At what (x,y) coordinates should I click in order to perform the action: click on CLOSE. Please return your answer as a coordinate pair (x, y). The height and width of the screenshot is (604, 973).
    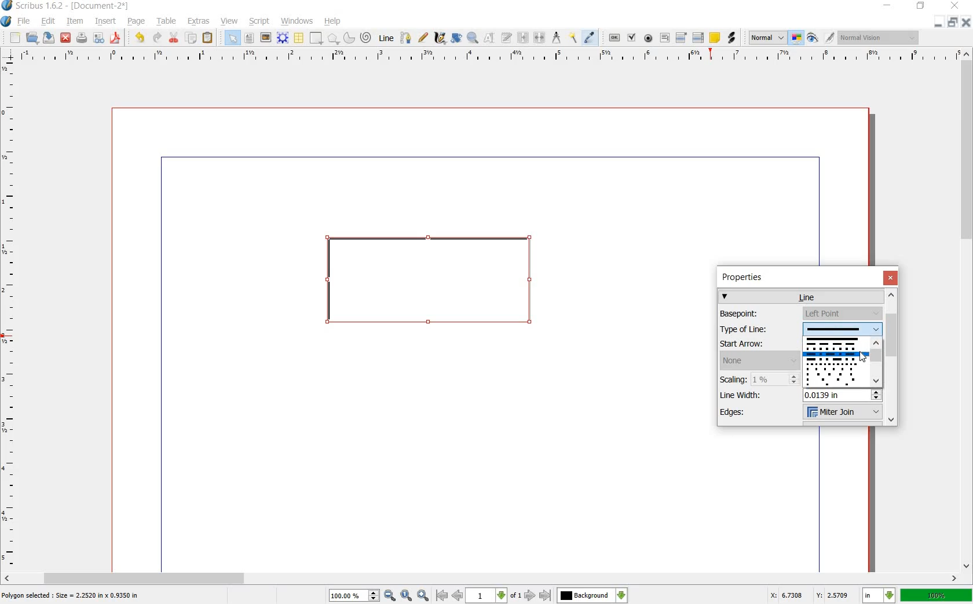
    Looking at the image, I should click on (65, 38).